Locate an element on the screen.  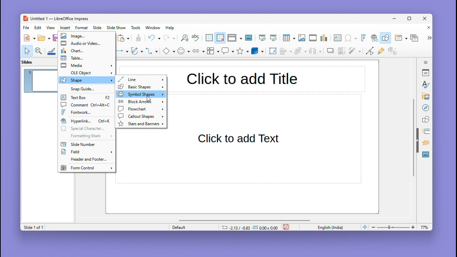
Diamond is located at coordinates (169, 51).